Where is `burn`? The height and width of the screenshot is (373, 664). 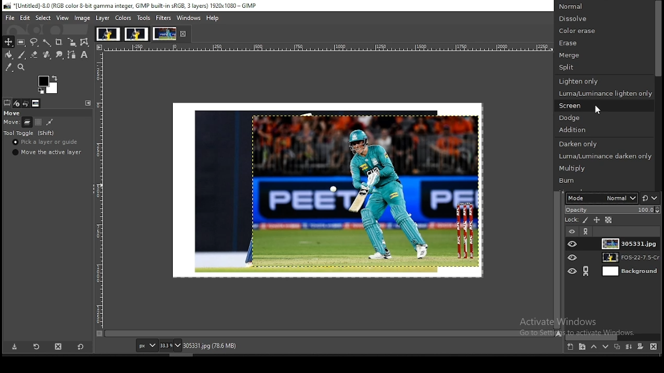
burn is located at coordinates (602, 180).